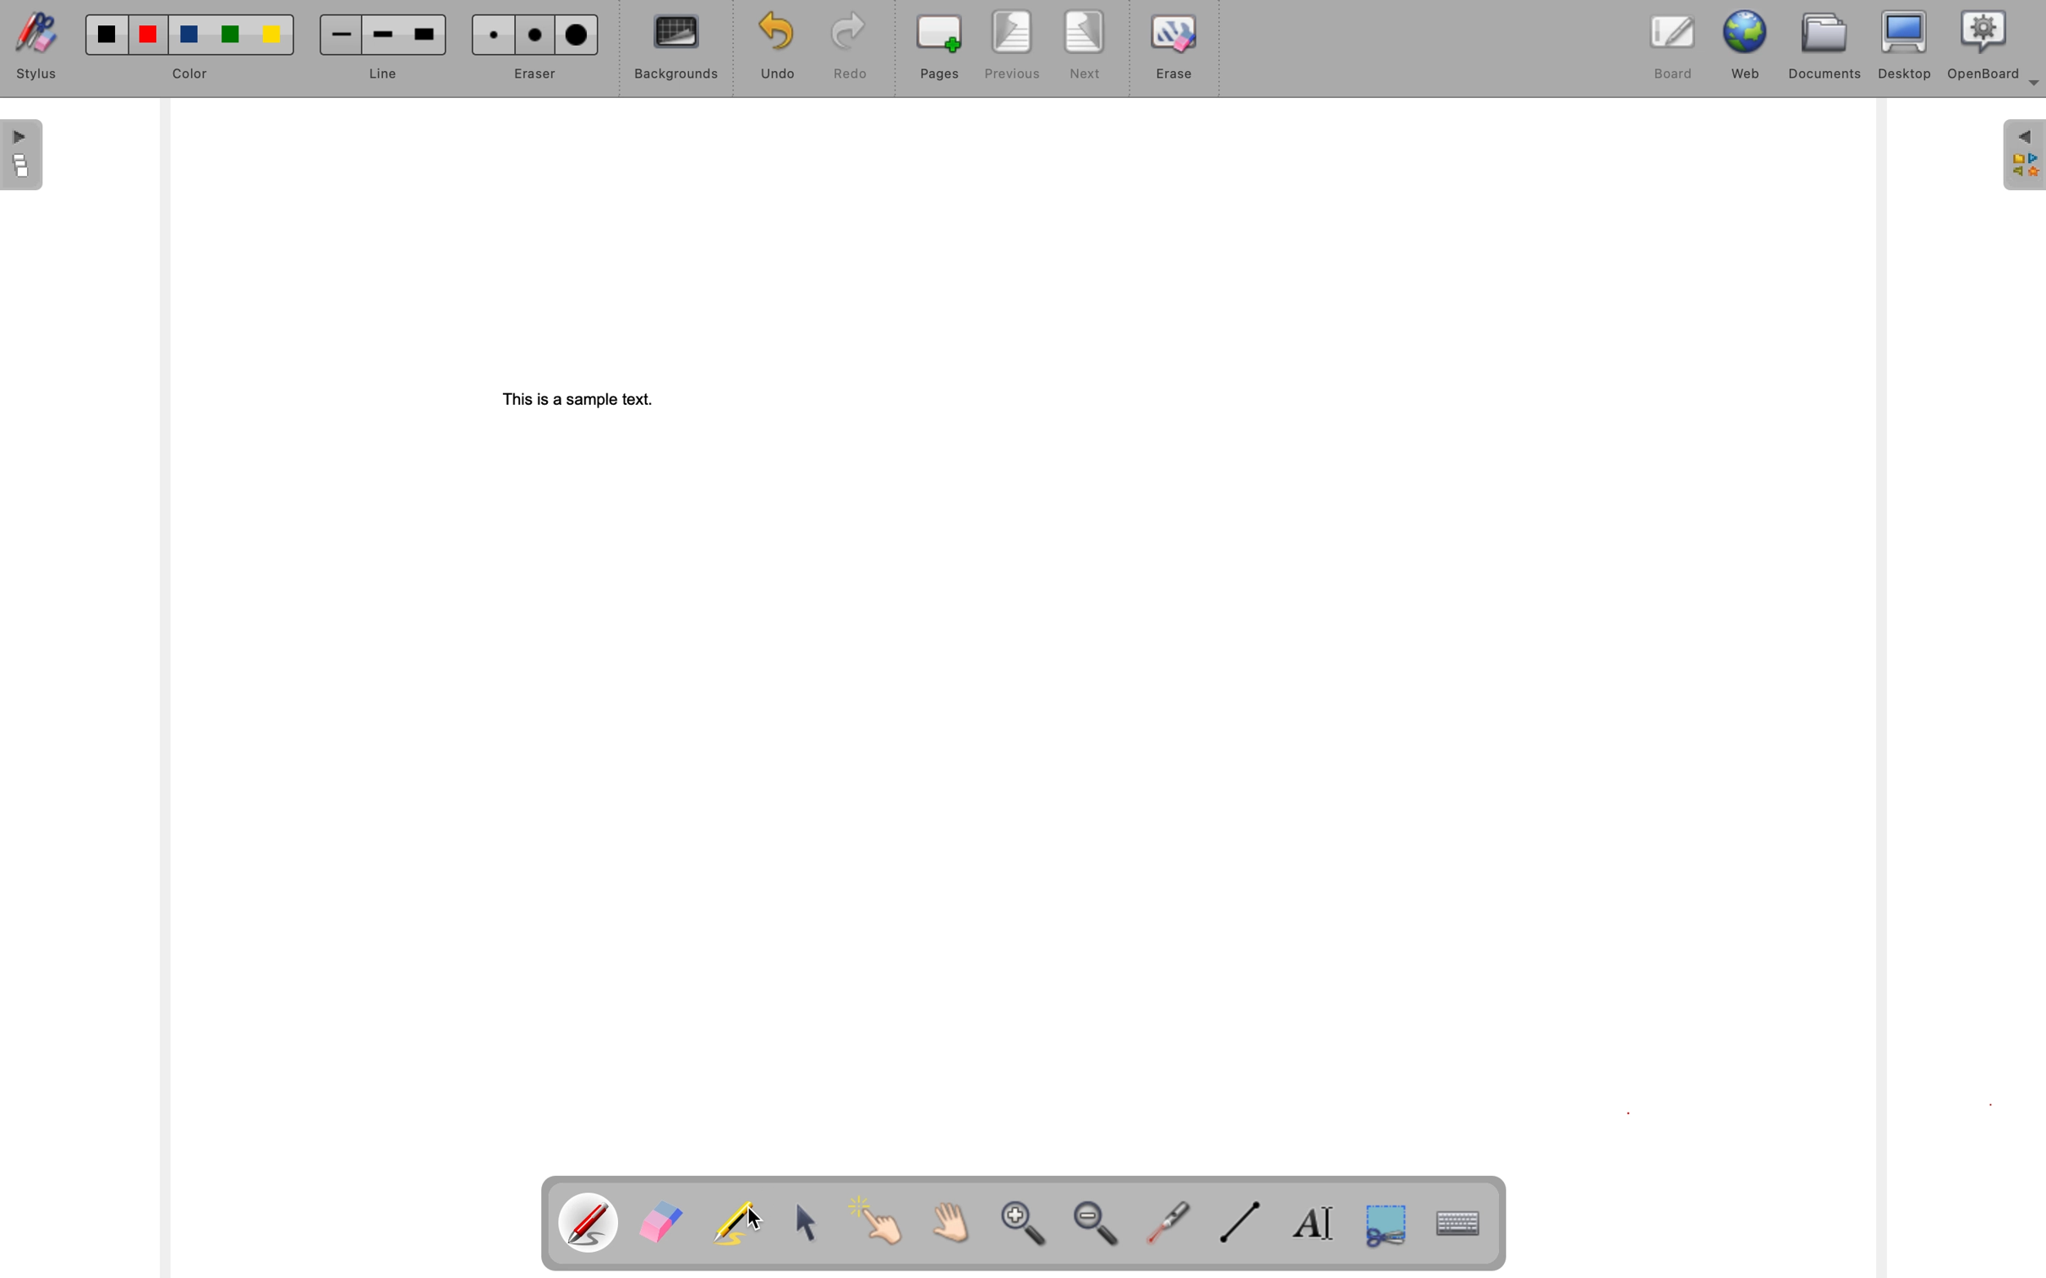 The image size is (2046, 1278). What do you see at coordinates (1171, 1225) in the screenshot?
I see `visual laser pointer` at bounding box center [1171, 1225].